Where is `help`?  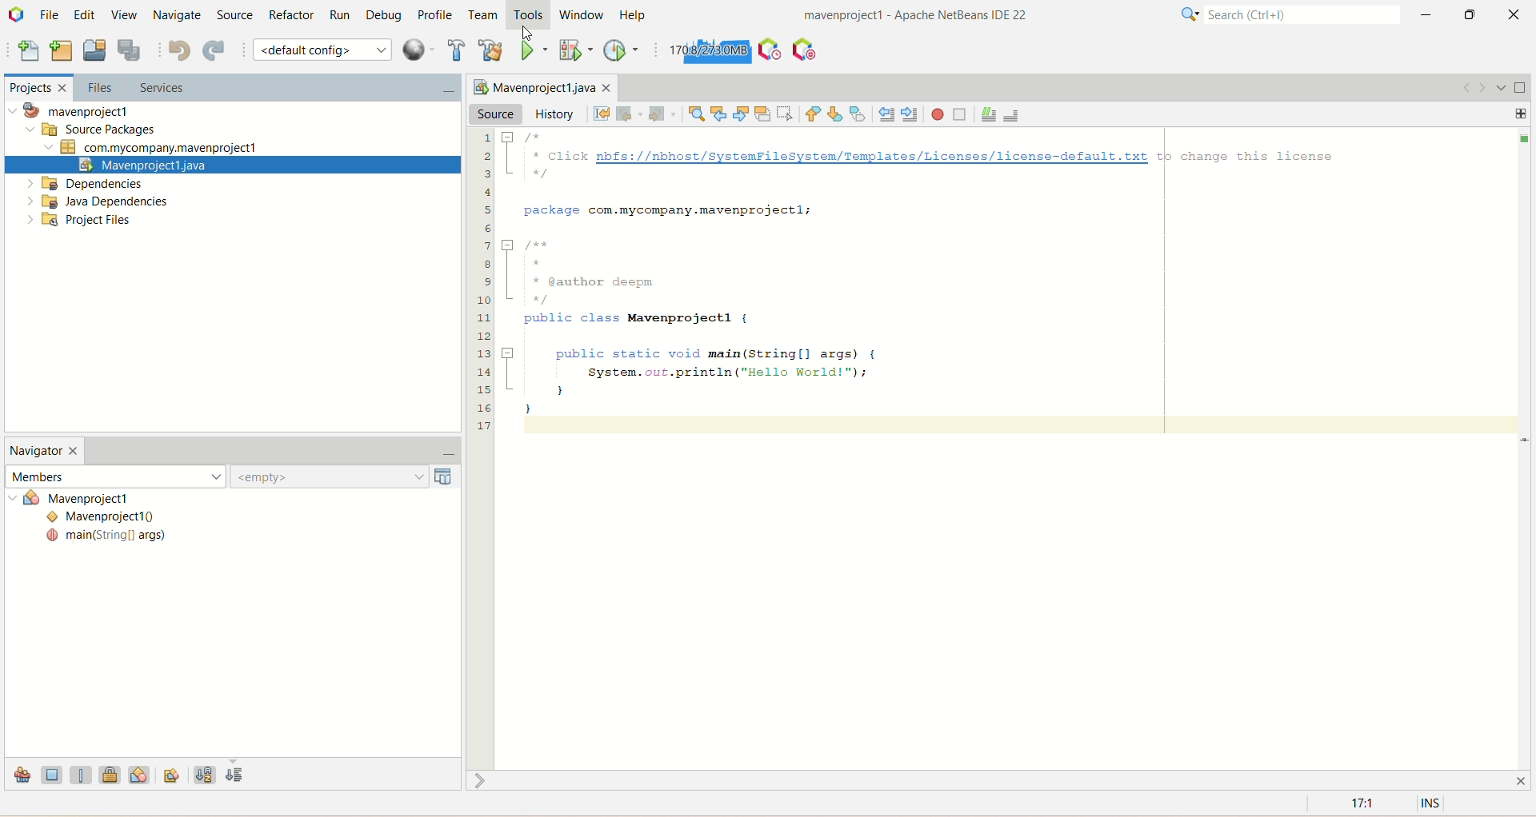
help is located at coordinates (637, 14).